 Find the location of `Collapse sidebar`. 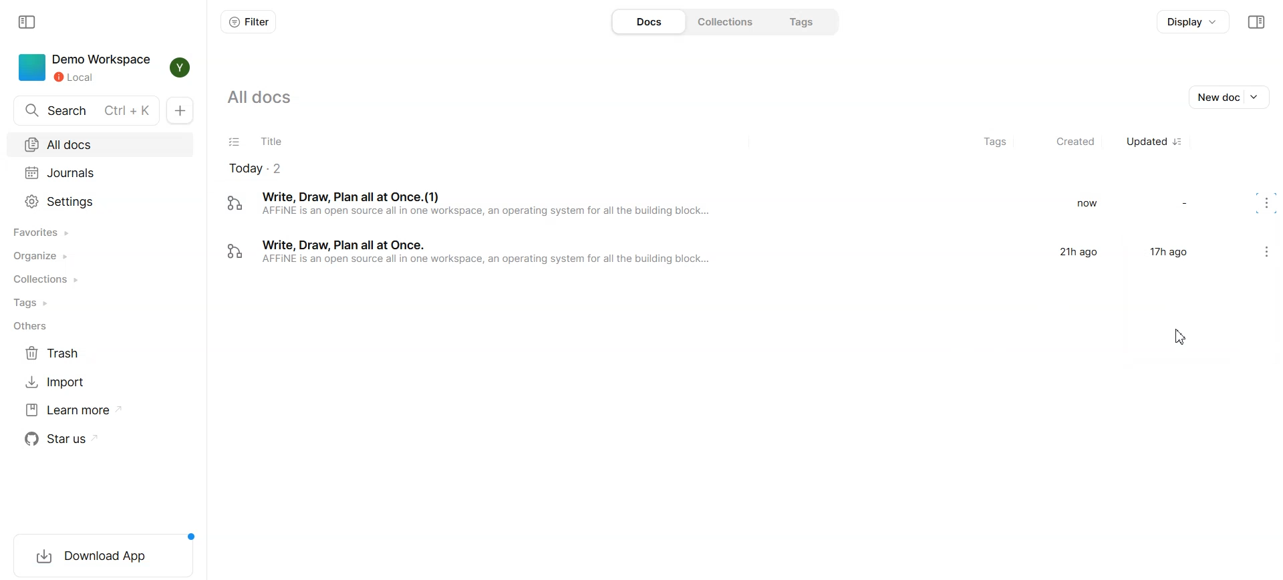

Collapse sidebar is located at coordinates (27, 21).